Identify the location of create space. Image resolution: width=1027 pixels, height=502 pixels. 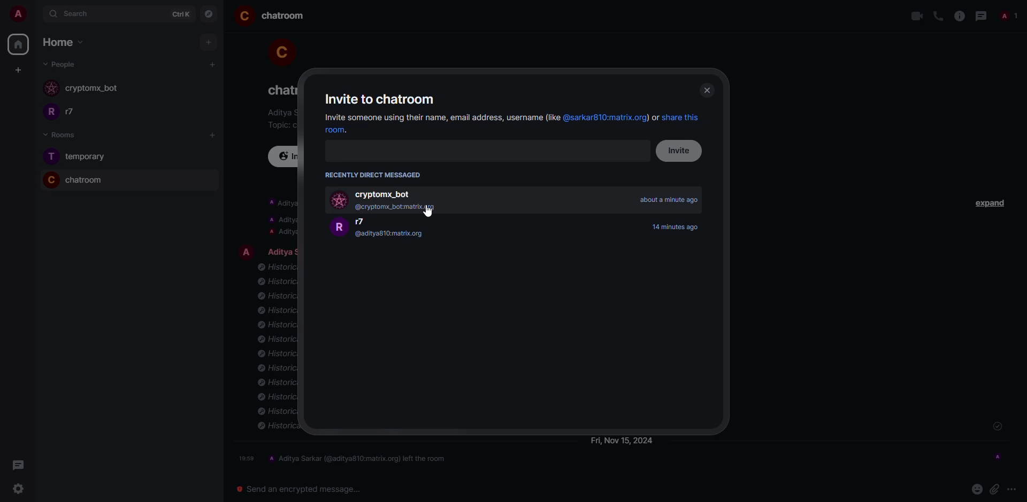
(16, 69).